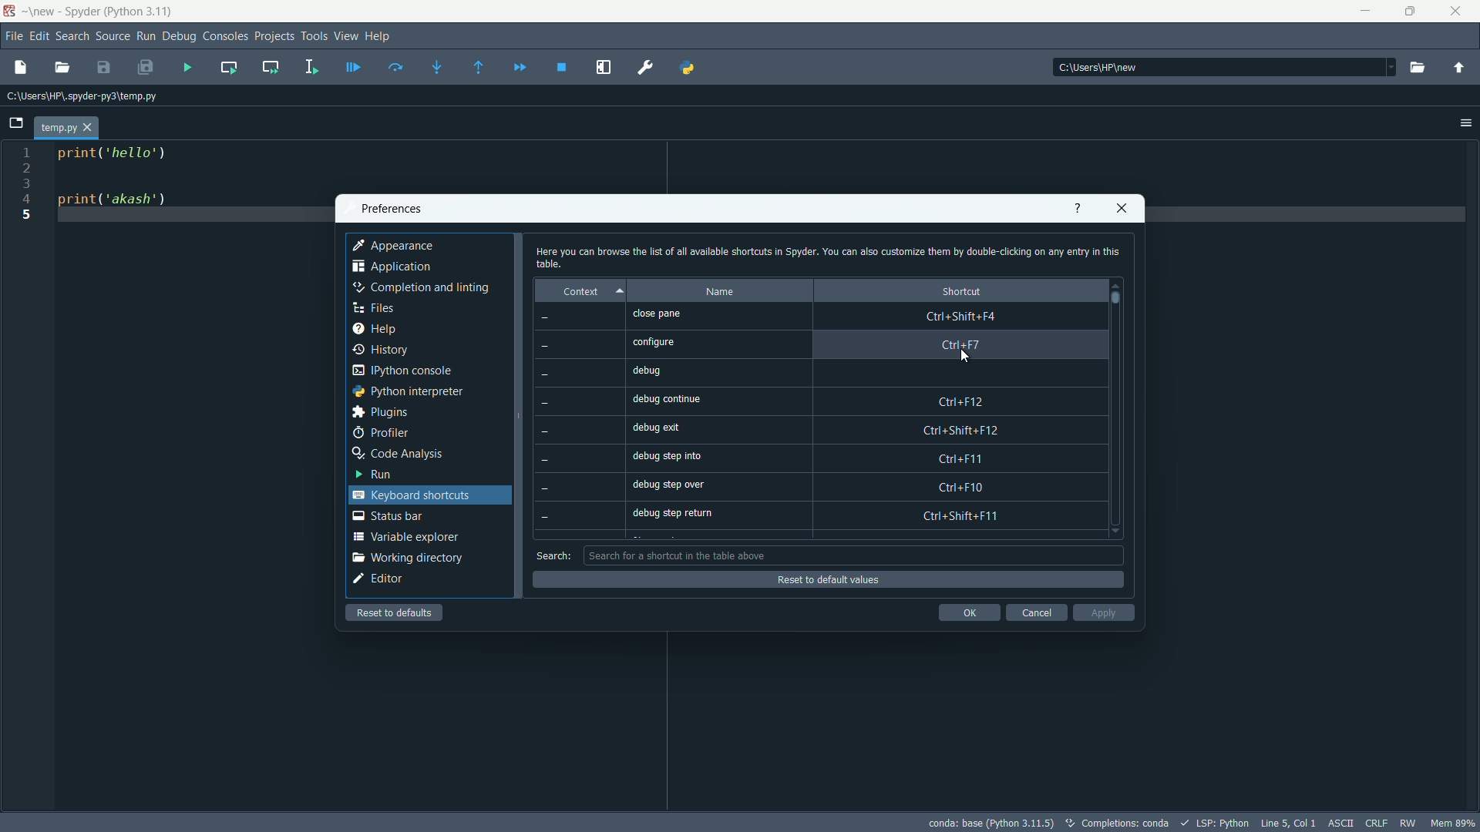 The width and height of the screenshot is (1480, 832). Describe the element at coordinates (826, 580) in the screenshot. I see `reset to default values` at that location.